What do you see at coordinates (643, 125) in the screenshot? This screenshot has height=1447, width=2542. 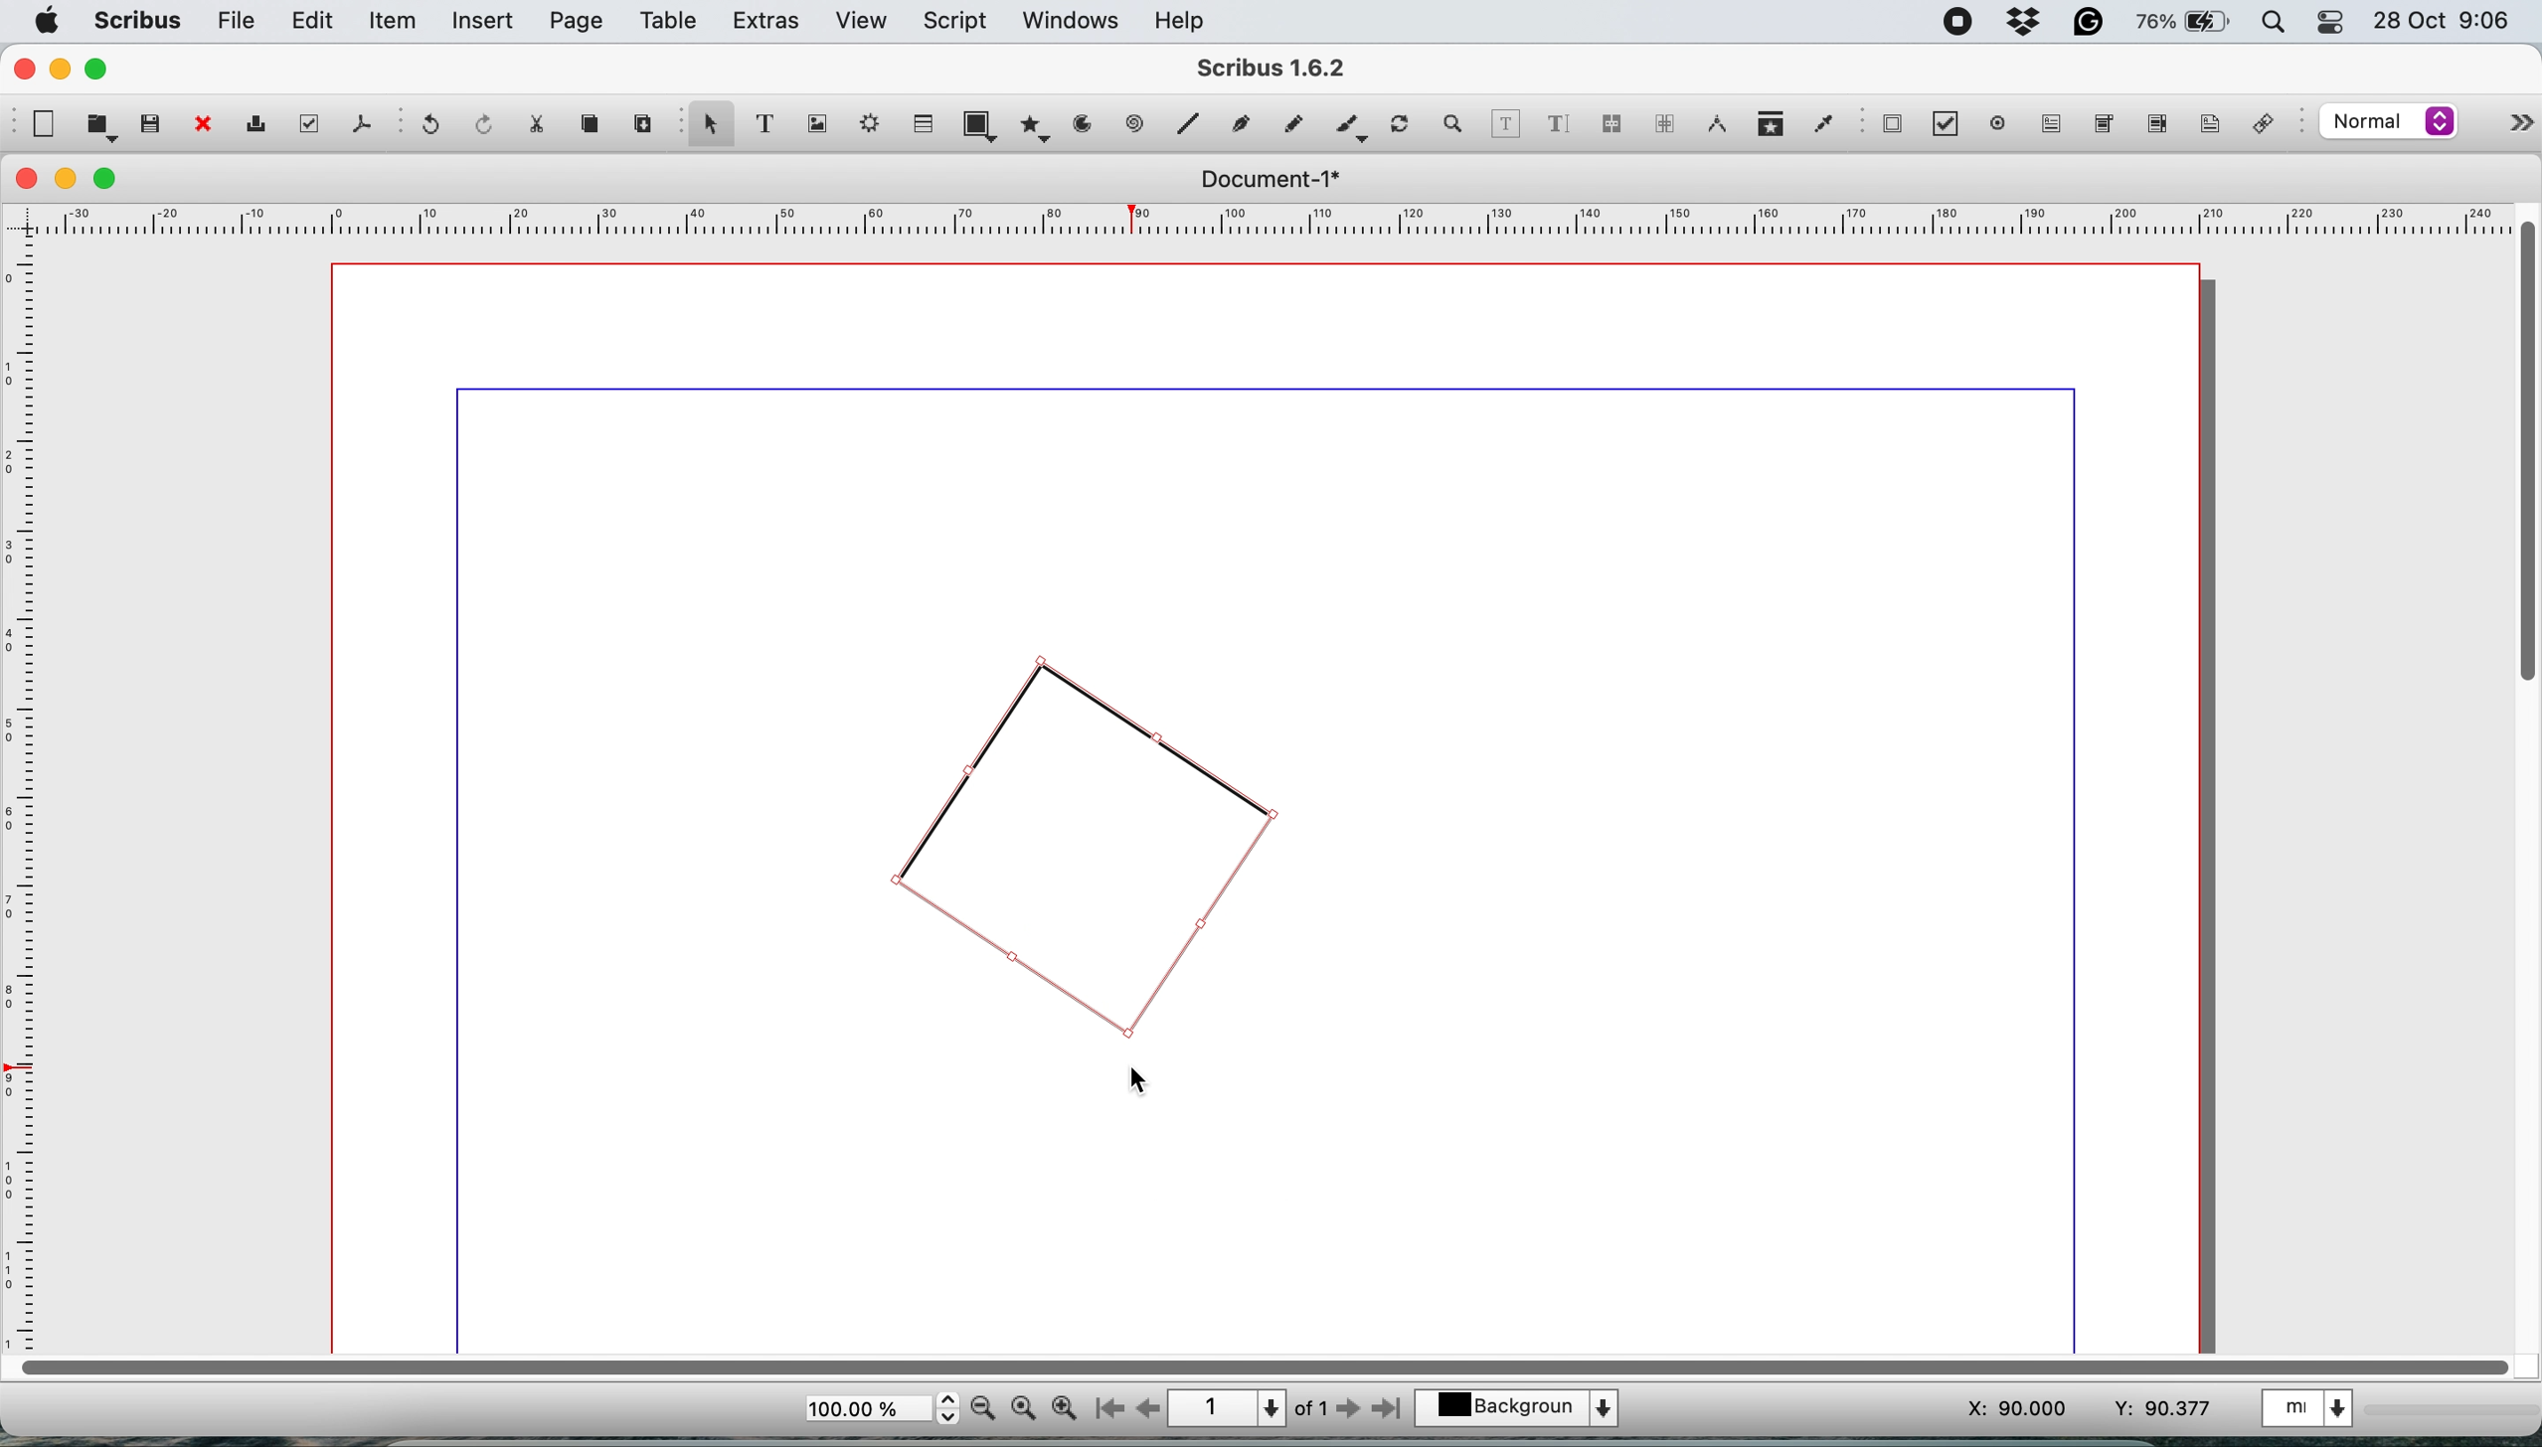 I see `paste` at bounding box center [643, 125].